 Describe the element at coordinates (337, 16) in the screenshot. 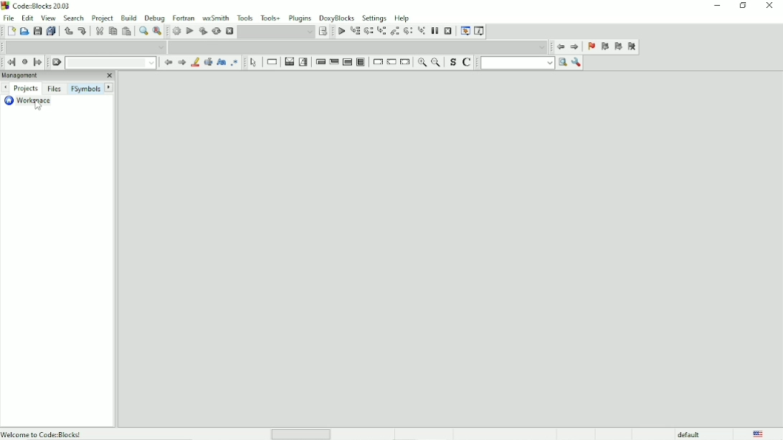

I see `DoxyBlocks` at that location.